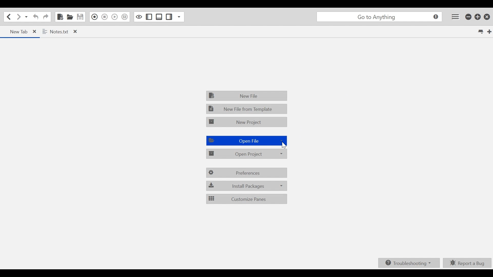 The width and height of the screenshot is (493, 277). Describe the element at coordinates (45, 17) in the screenshot. I see `Redo last action` at that location.